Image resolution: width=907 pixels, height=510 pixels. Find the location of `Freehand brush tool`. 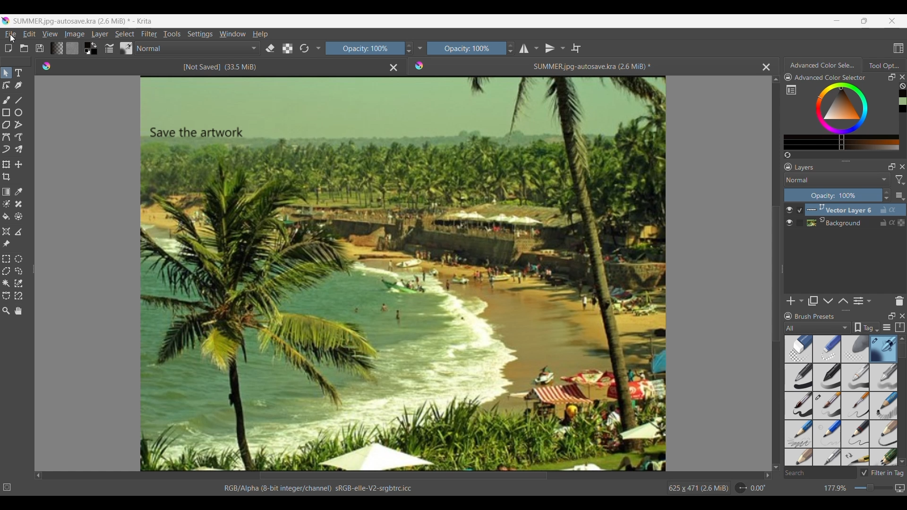

Freehand brush tool is located at coordinates (6, 100).